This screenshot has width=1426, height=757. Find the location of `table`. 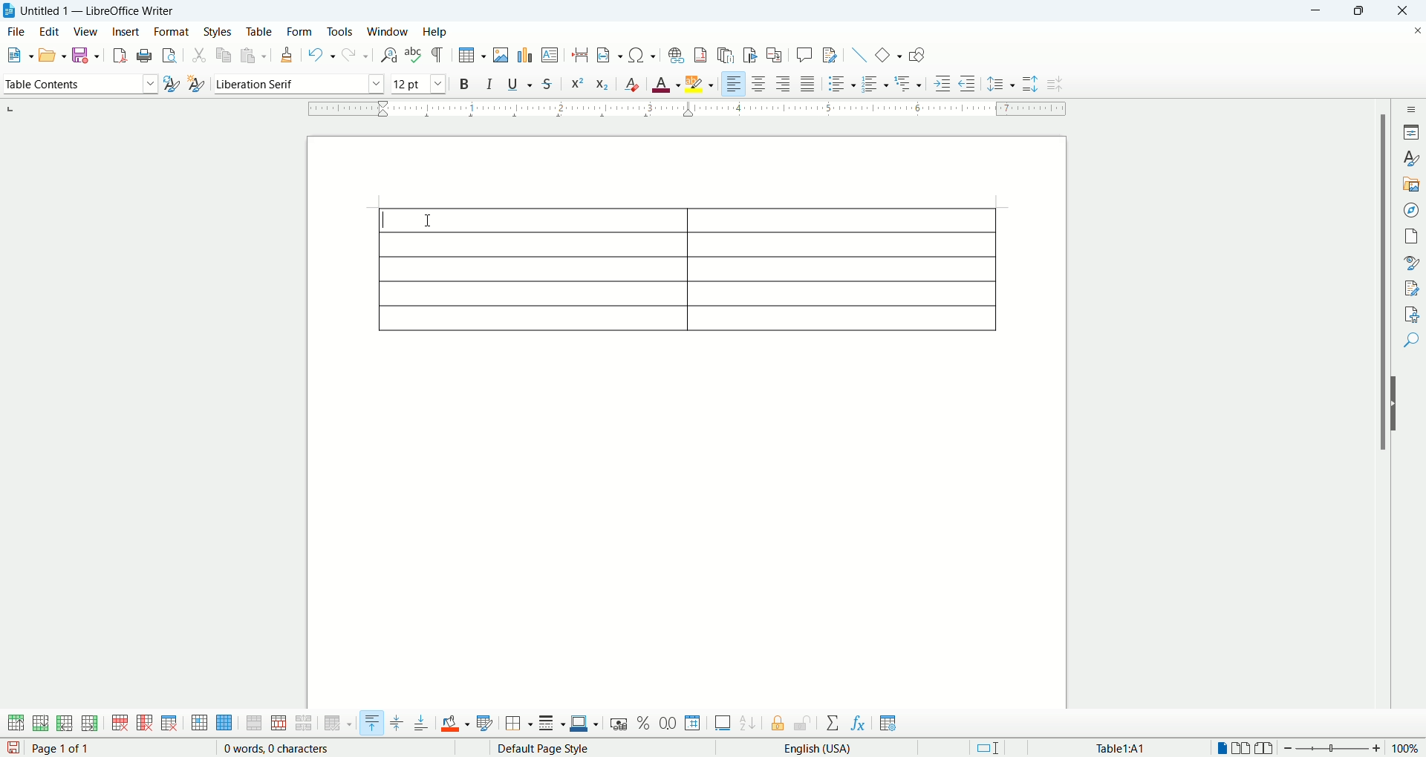

table is located at coordinates (259, 32).